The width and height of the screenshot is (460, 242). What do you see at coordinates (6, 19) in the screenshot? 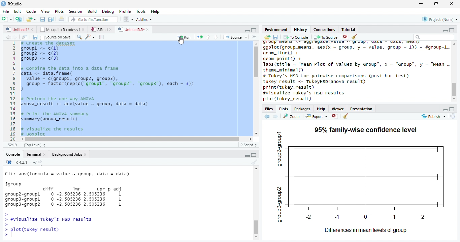
I see `New file` at bounding box center [6, 19].